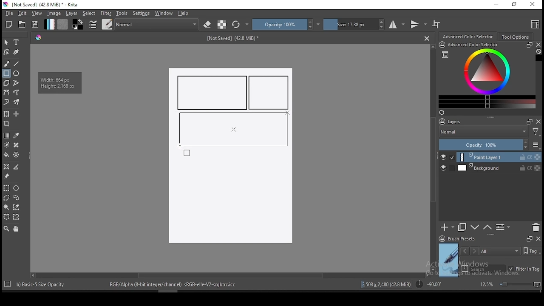  I want to click on edit, so click(22, 13).